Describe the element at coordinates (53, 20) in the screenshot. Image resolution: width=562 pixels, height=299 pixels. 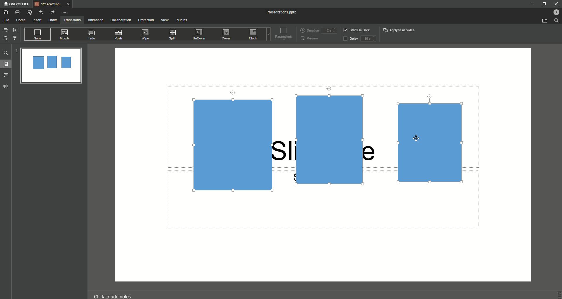
I see `Draw` at that location.